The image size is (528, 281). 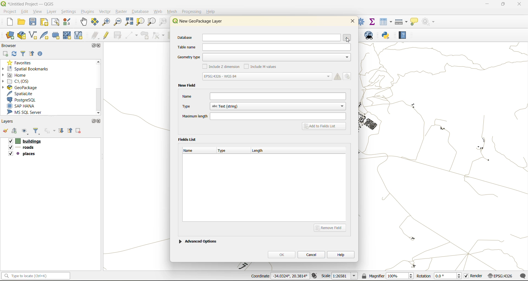 I want to click on measure line, so click(x=402, y=22).